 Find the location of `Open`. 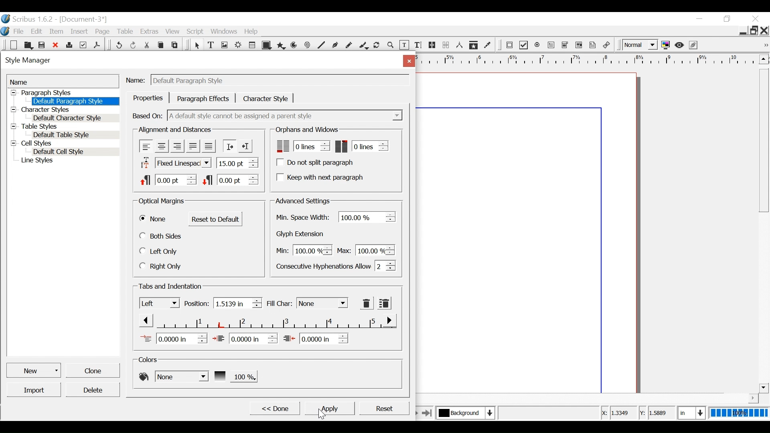

Open is located at coordinates (28, 45).